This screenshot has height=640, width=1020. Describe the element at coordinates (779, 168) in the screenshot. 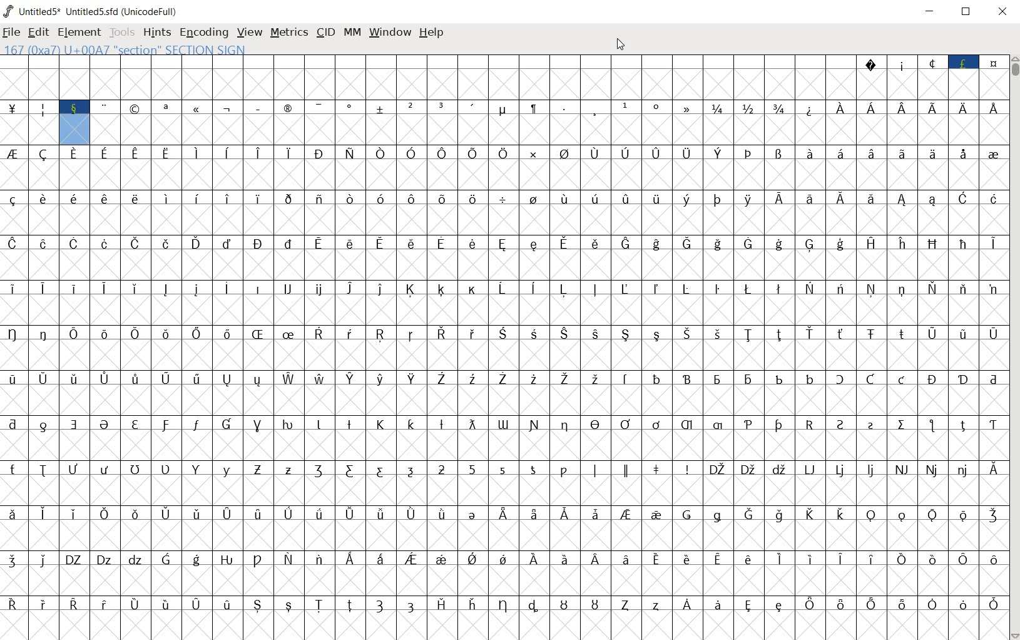

I see `accented characters` at that location.